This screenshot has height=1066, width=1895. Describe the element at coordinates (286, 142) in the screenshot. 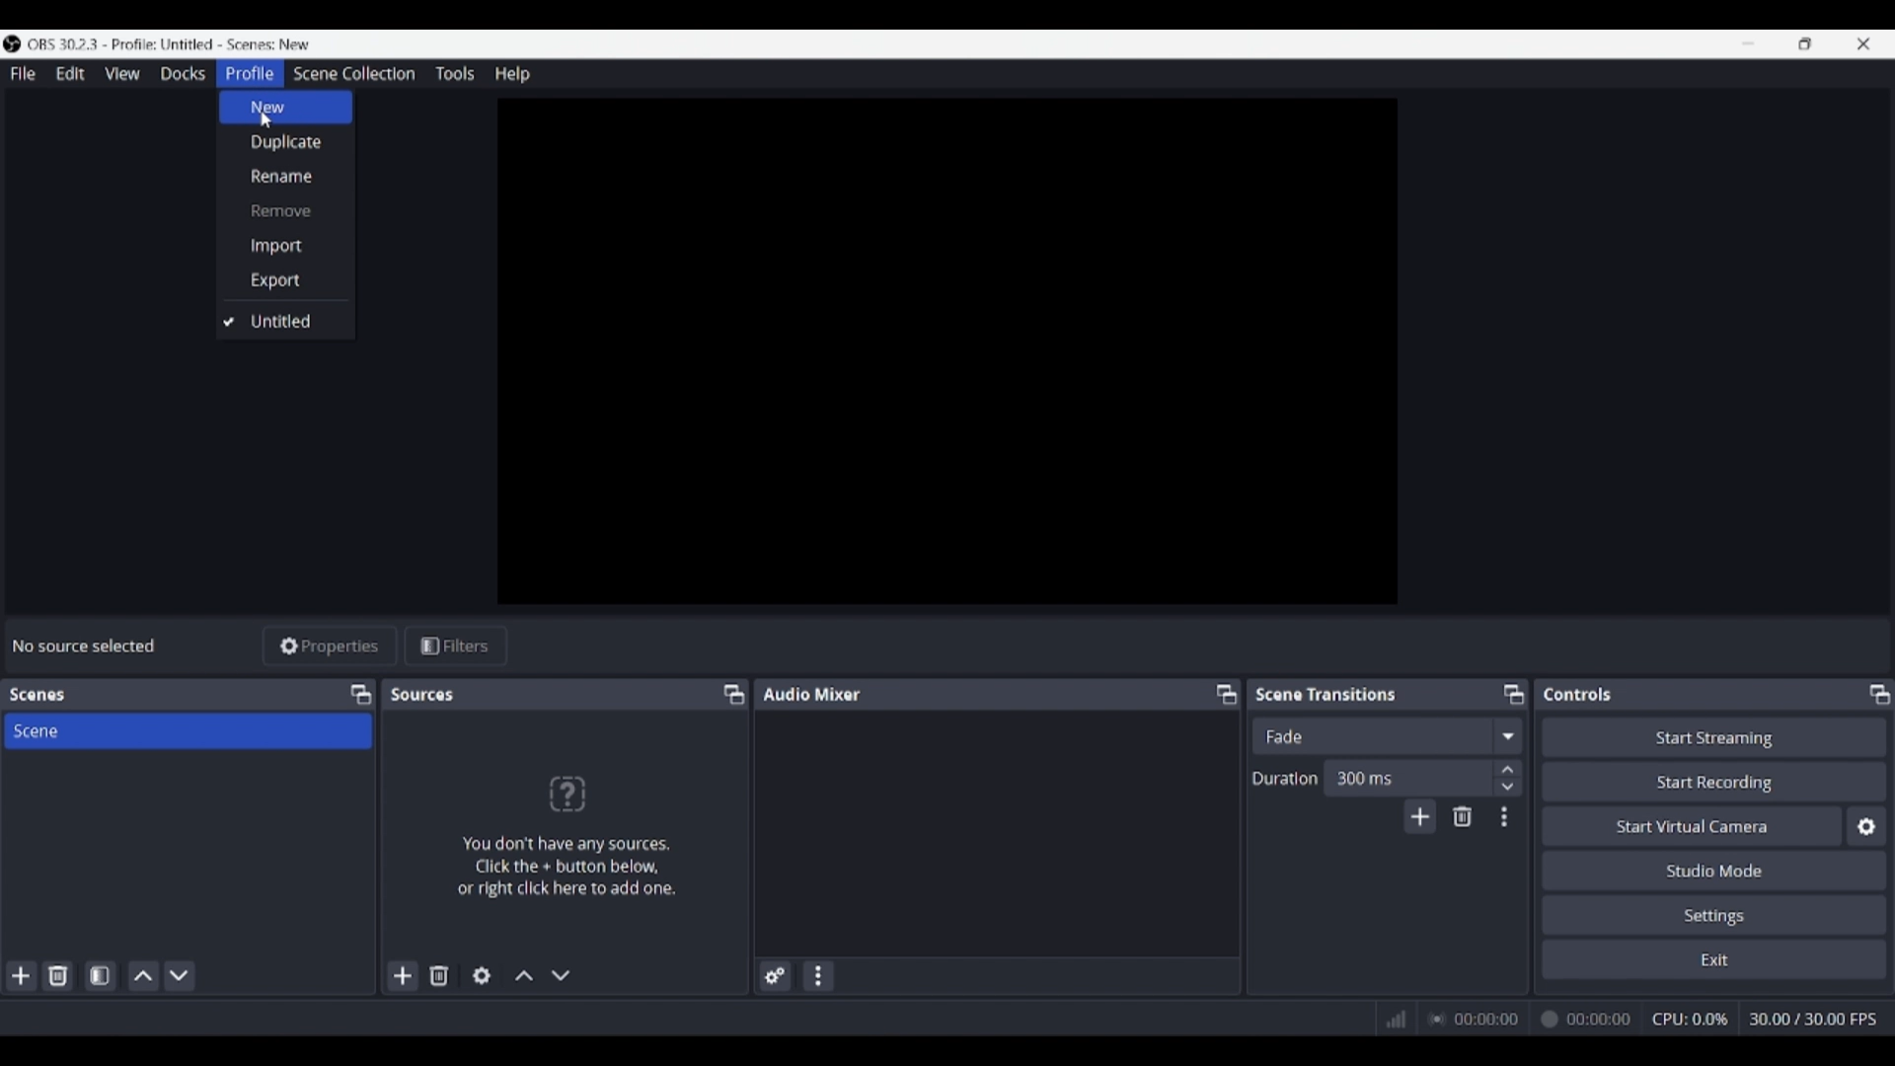

I see `Duplicate` at that location.